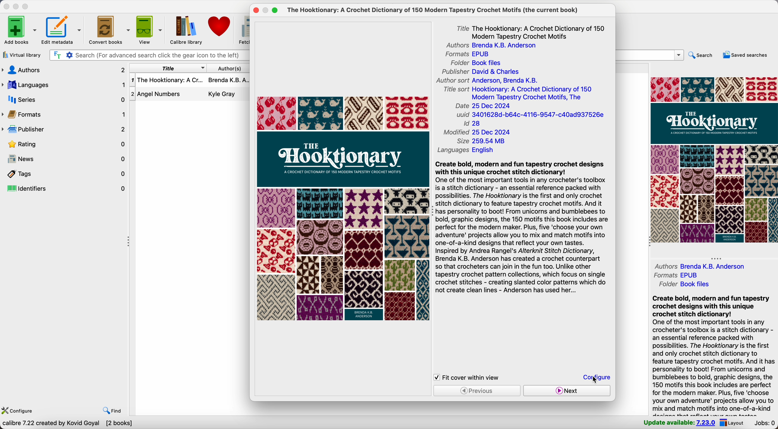  I want to click on id, so click(471, 124).